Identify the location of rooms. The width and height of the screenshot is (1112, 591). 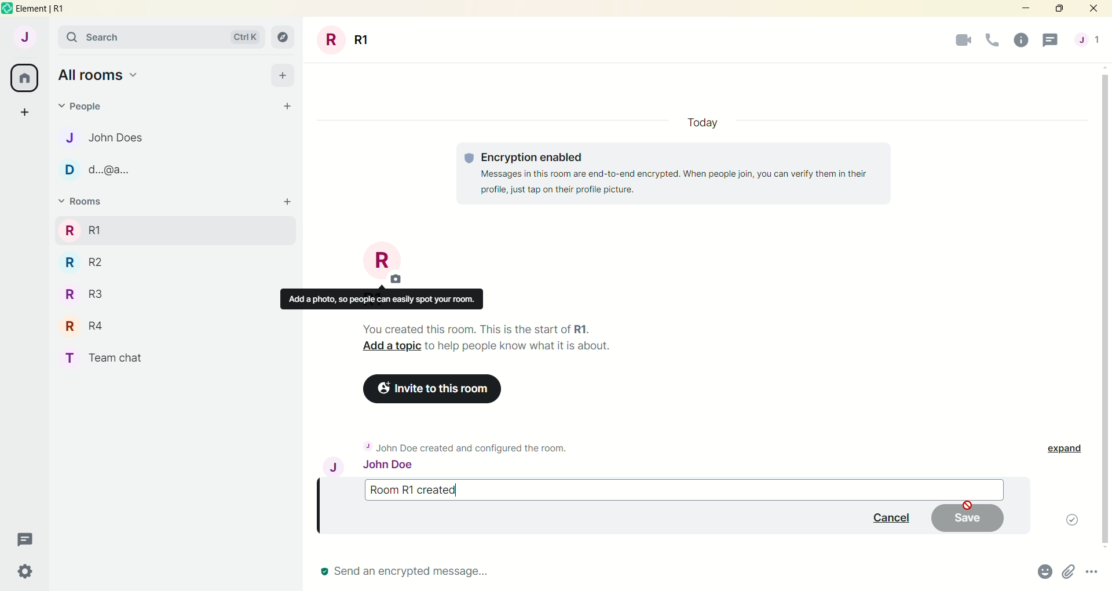
(82, 229).